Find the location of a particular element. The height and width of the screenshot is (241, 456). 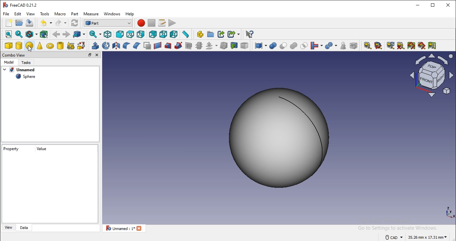

measure is located at coordinates (92, 14).